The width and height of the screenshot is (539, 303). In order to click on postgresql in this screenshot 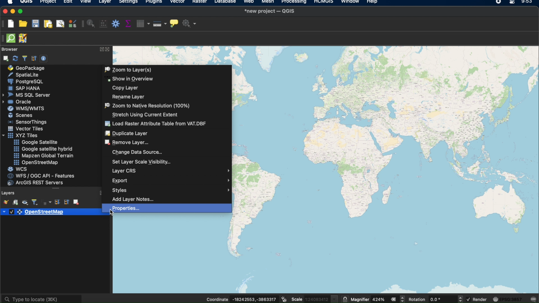, I will do `click(25, 81)`.